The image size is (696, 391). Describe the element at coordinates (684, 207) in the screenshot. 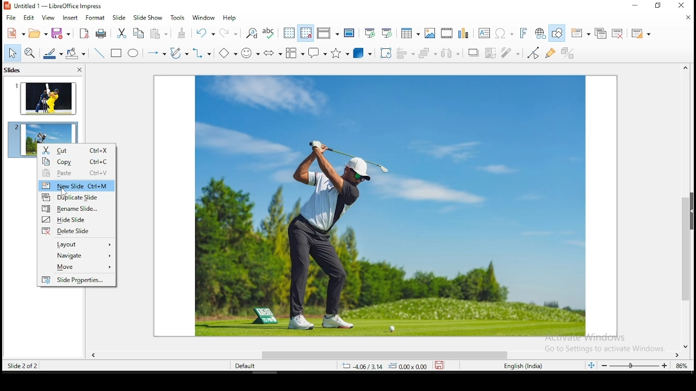

I see `scroll bar` at that location.